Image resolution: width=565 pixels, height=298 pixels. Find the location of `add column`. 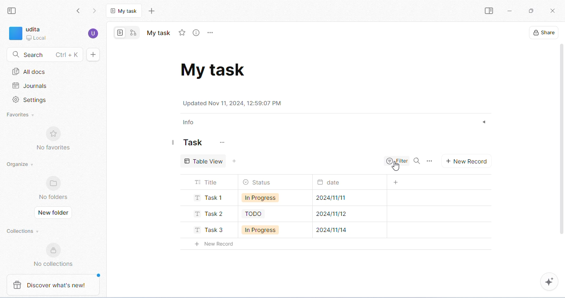

add column is located at coordinates (395, 182).